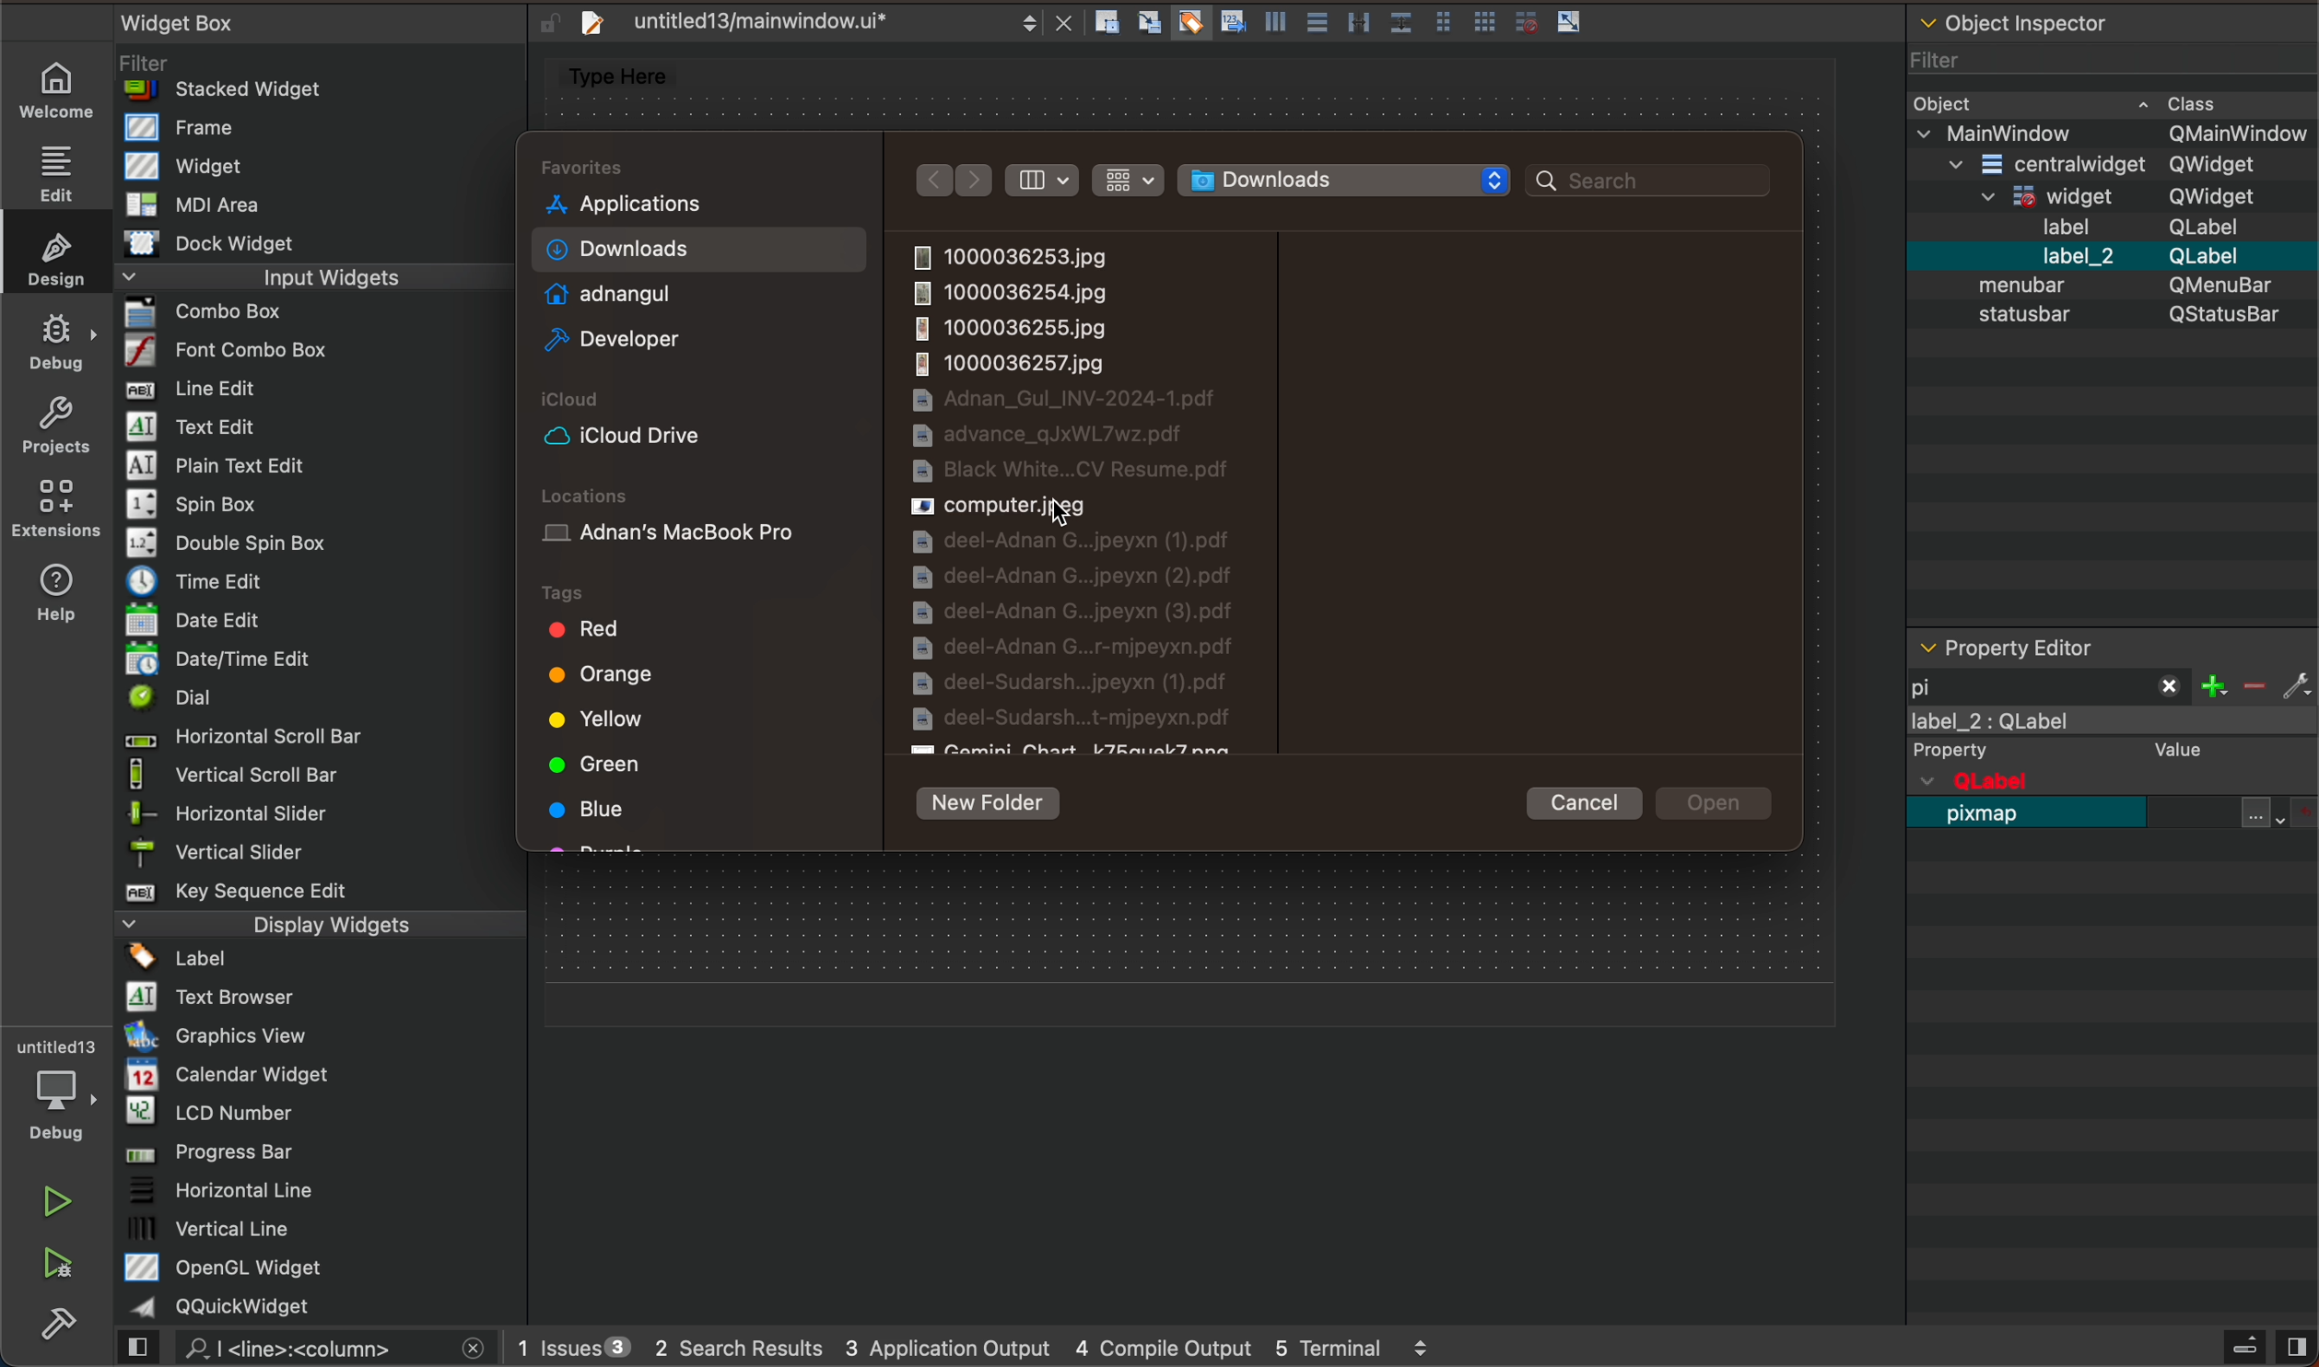 The image size is (2319, 1367). What do you see at coordinates (328, 664) in the screenshot?
I see `widget box` at bounding box center [328, 664].